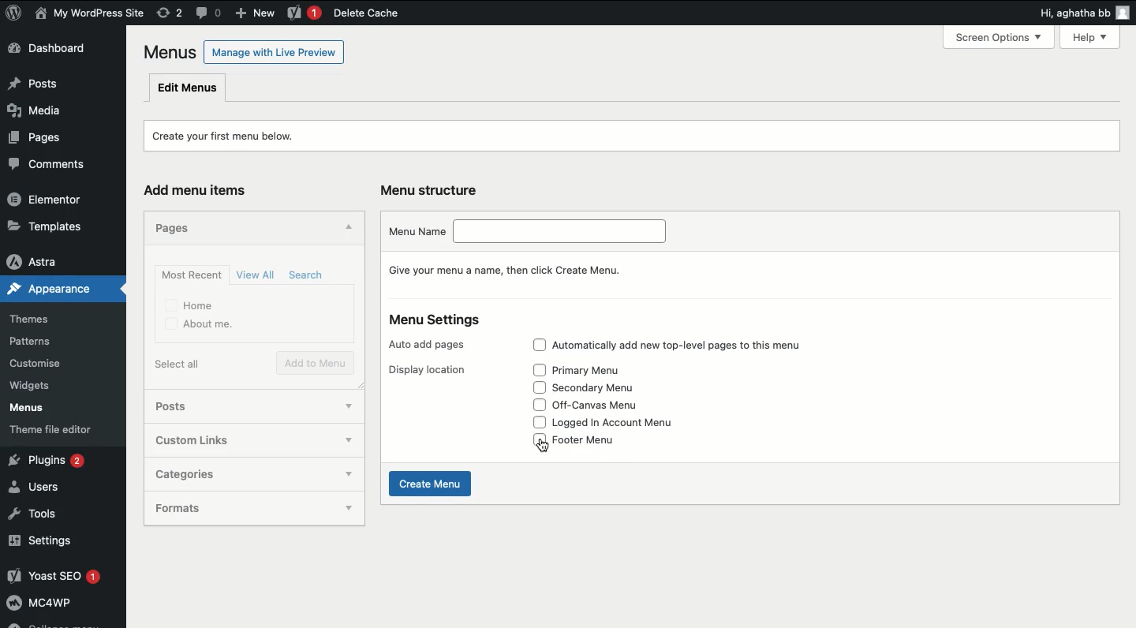 The width and height of the screenshot is (1136, 628). I want to click on Themes, so click(39, 316).